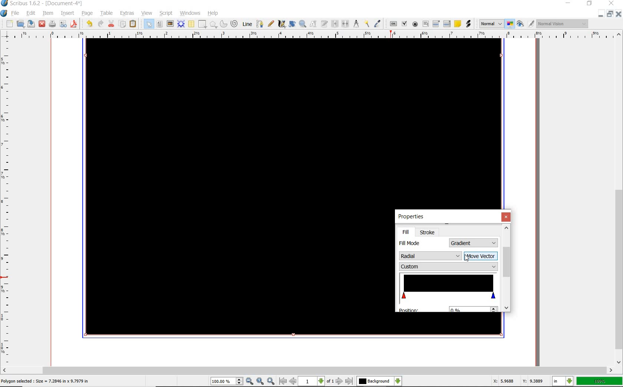 The width and height of the screenshot is (623, 387). I want to click on text annotation, so click(458, 24).